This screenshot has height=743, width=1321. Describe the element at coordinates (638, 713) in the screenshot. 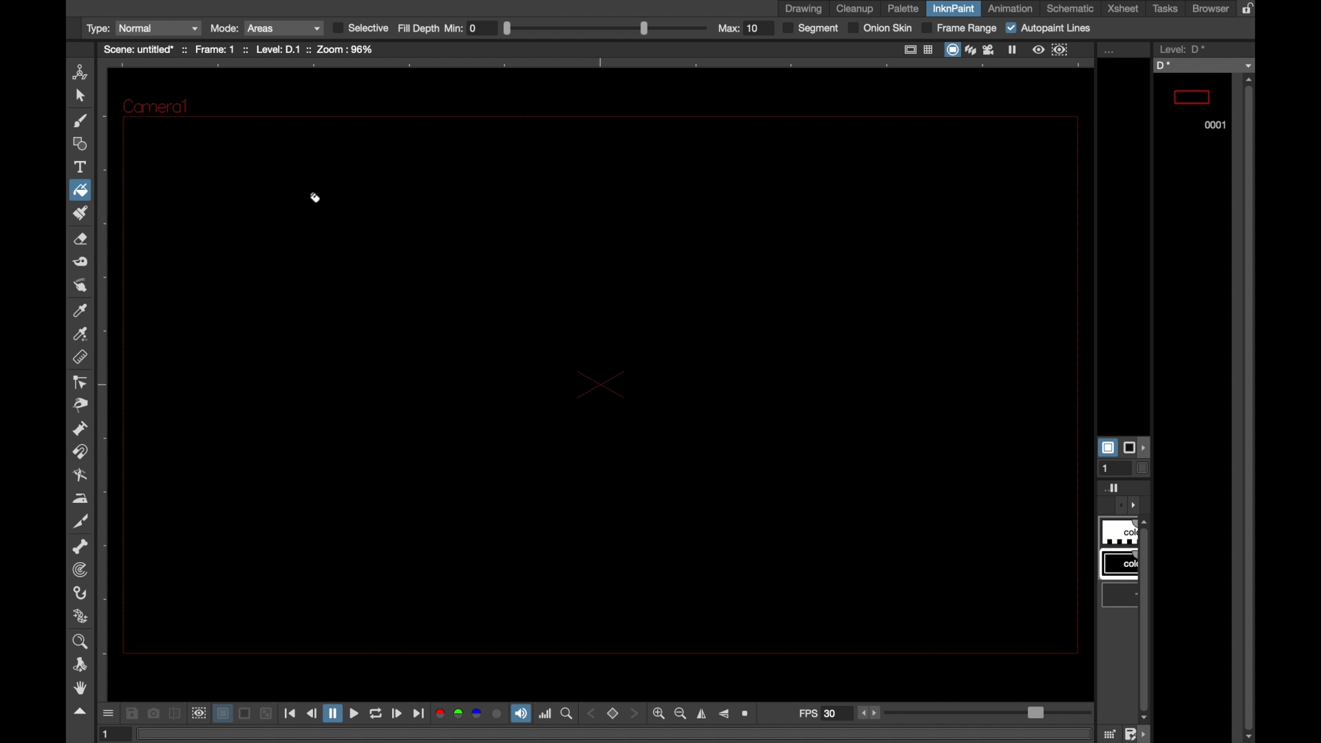

I see `front` at that location.